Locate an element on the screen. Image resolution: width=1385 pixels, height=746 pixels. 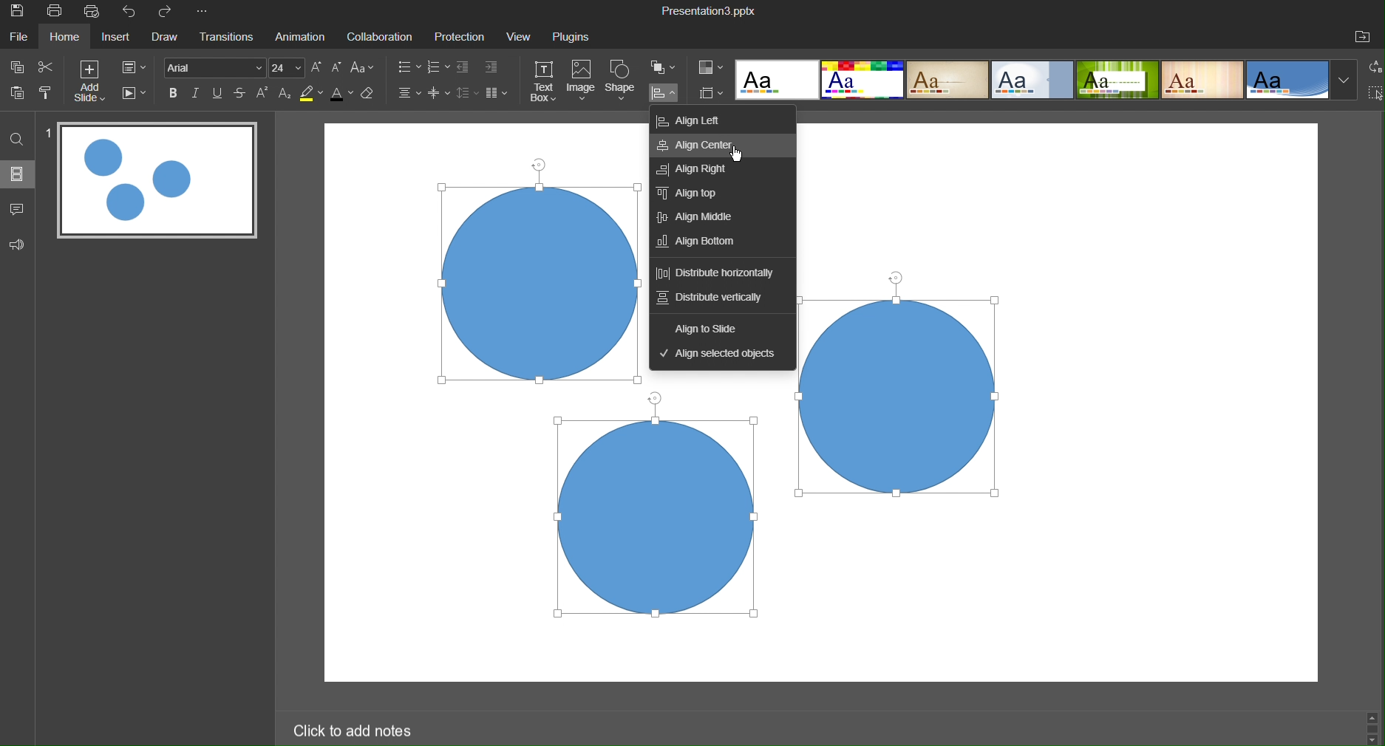
Strikethrough is located at coordinates (242, 93).